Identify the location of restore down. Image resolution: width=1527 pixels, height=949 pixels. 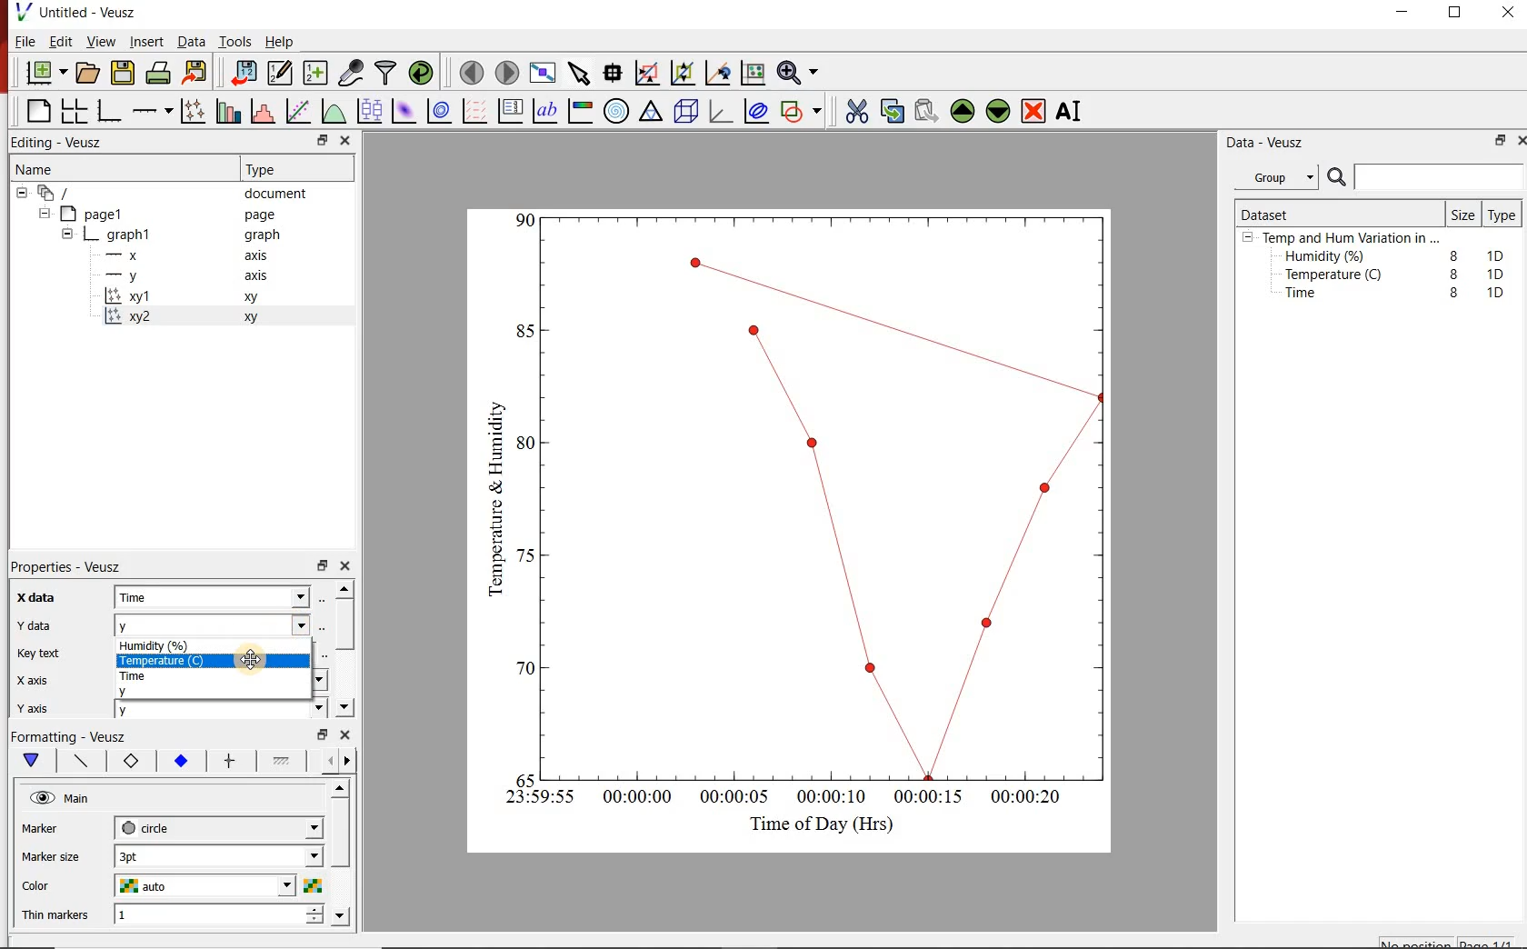
(1496, 143).